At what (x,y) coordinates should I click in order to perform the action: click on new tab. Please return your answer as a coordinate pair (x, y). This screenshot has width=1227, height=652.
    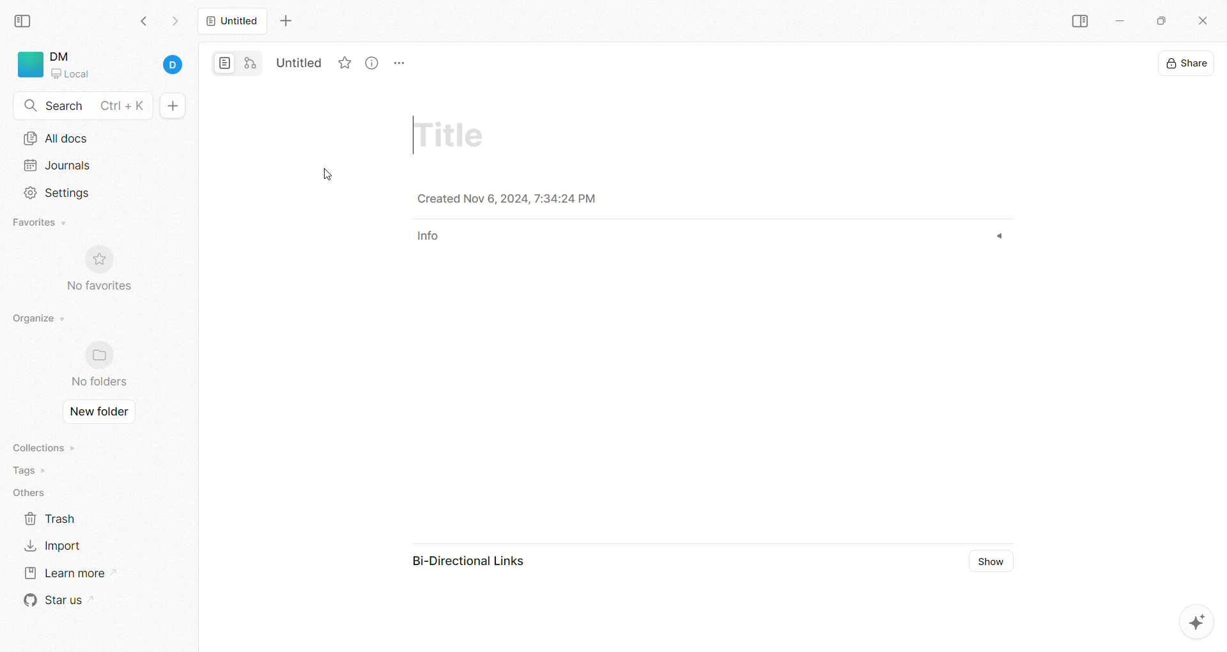
    Looking at the image, I should click on (286, 21).